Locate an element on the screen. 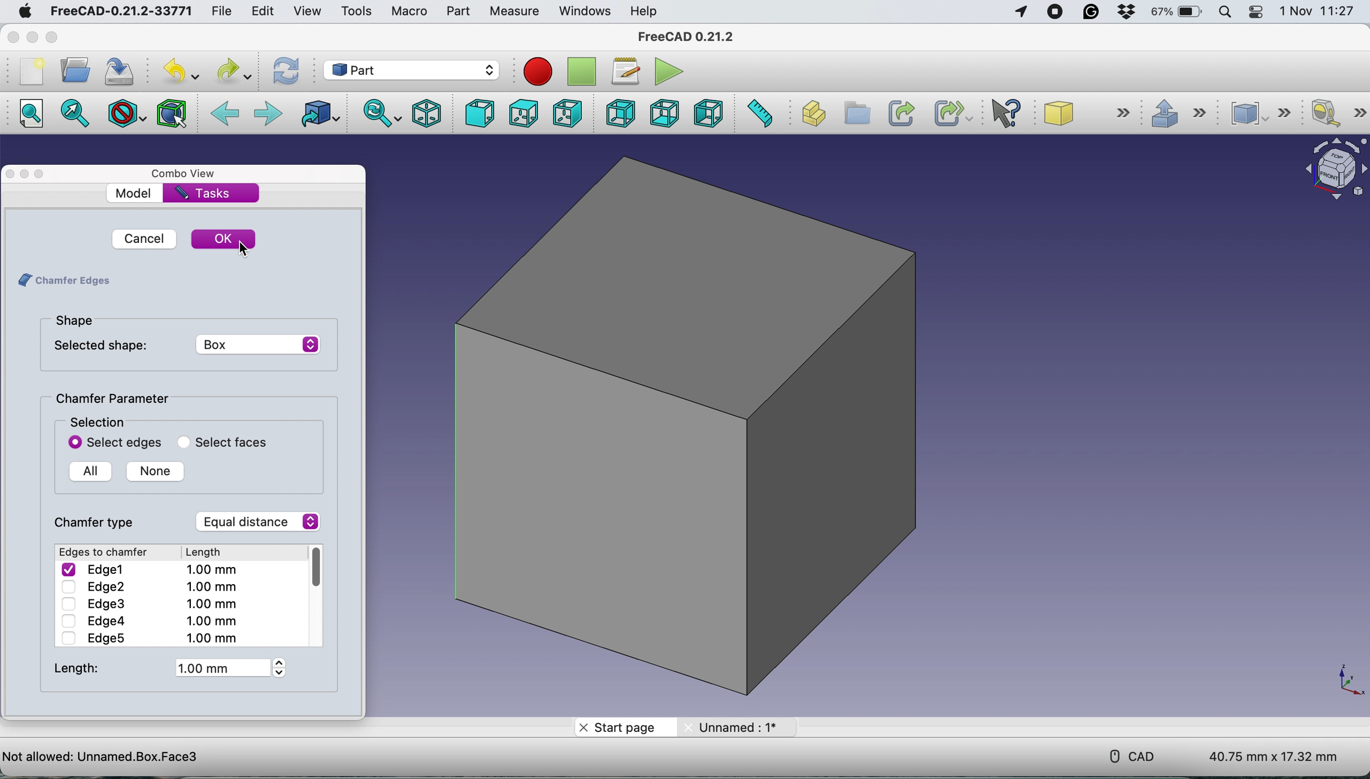 The width and height of the screenshot is (1370, 779). Vertical Scrolling bar is located at coordinates (315, 568).